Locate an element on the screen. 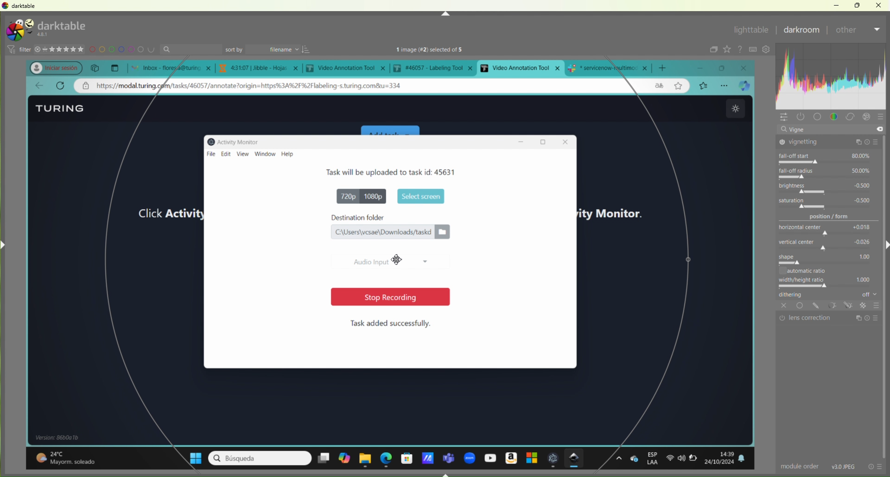 This screenshot has width=890, height=477. theme change is located at coordinates (734, 109).